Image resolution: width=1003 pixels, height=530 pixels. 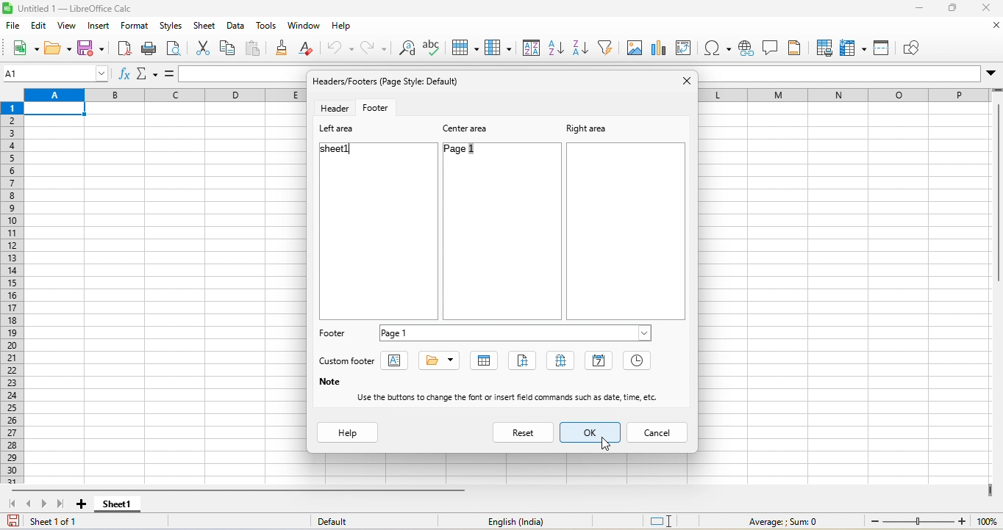 I want to click on view, so click(x=66, y=27).